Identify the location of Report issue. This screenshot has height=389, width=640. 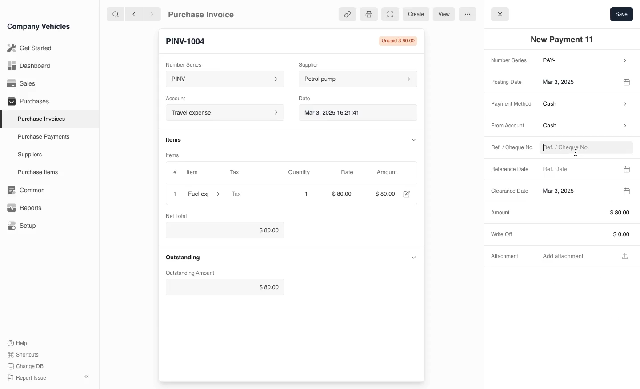
(28, 378).